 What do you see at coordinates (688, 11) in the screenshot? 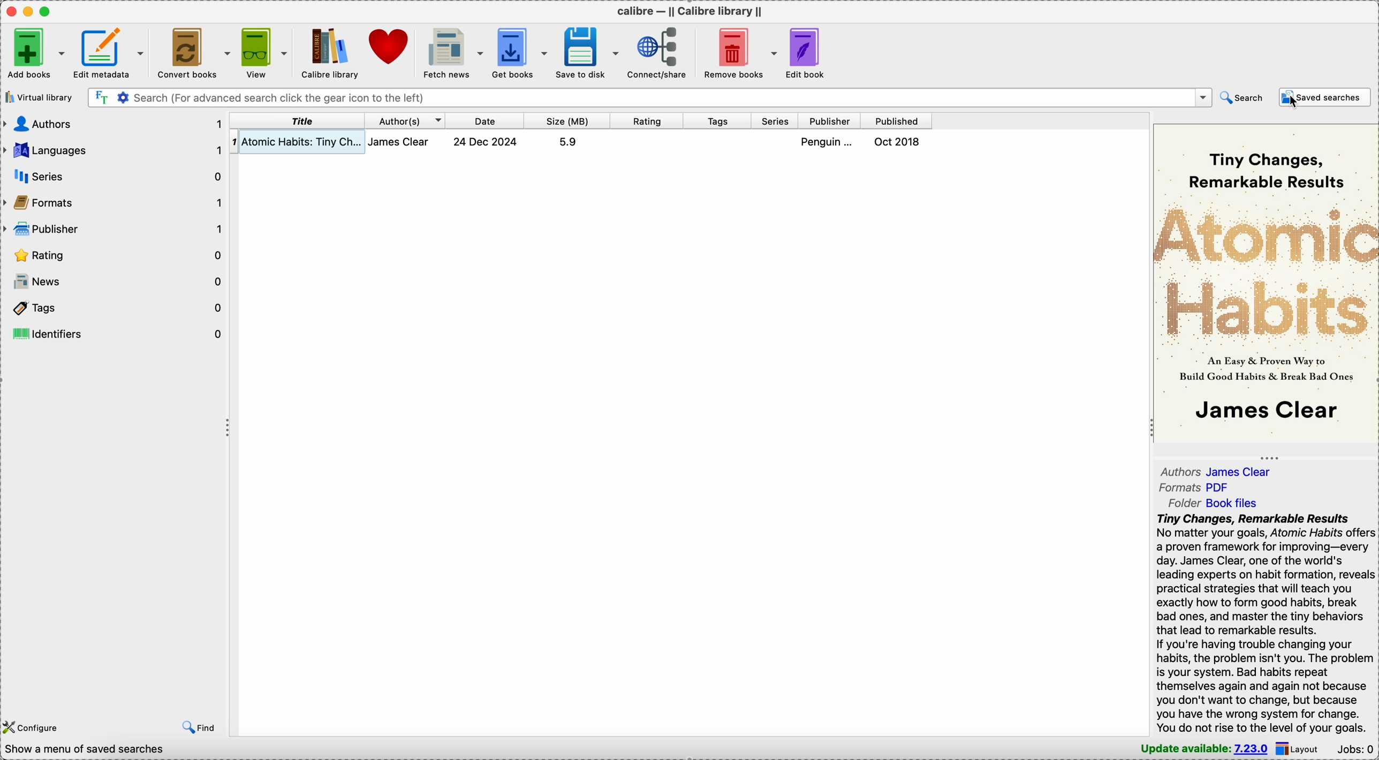
I see `calibre - || Calibre library || ` at bounding box center [688, 11].